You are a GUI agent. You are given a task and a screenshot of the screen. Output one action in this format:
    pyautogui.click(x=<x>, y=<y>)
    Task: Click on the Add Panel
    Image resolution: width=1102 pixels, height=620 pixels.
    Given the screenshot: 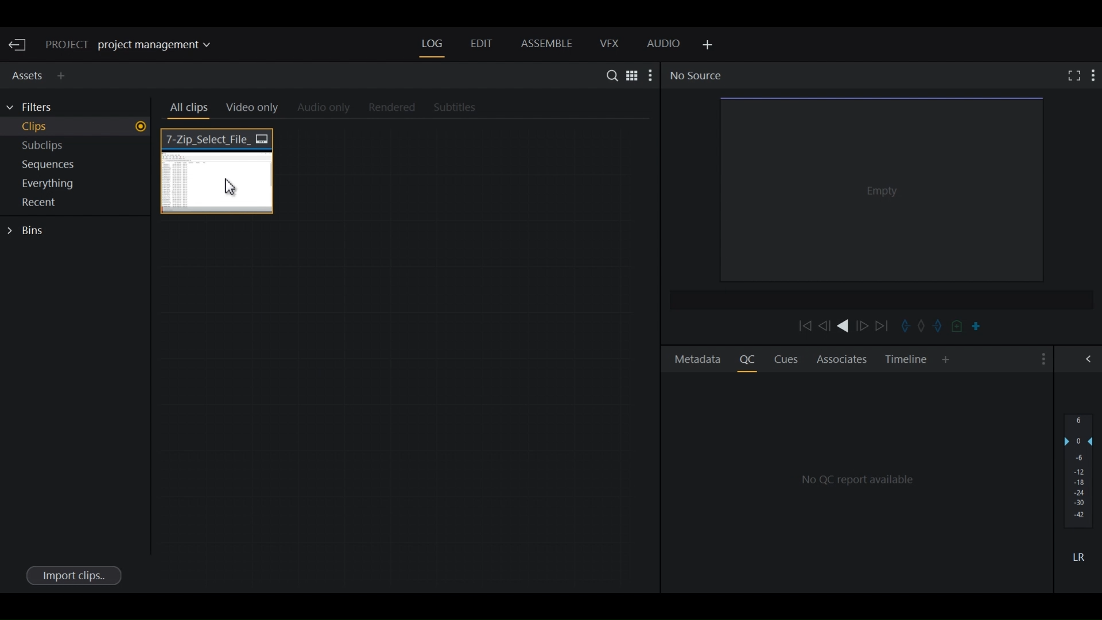 What is the action you would take?
    pyautogui.click(x=705, y=45)
    